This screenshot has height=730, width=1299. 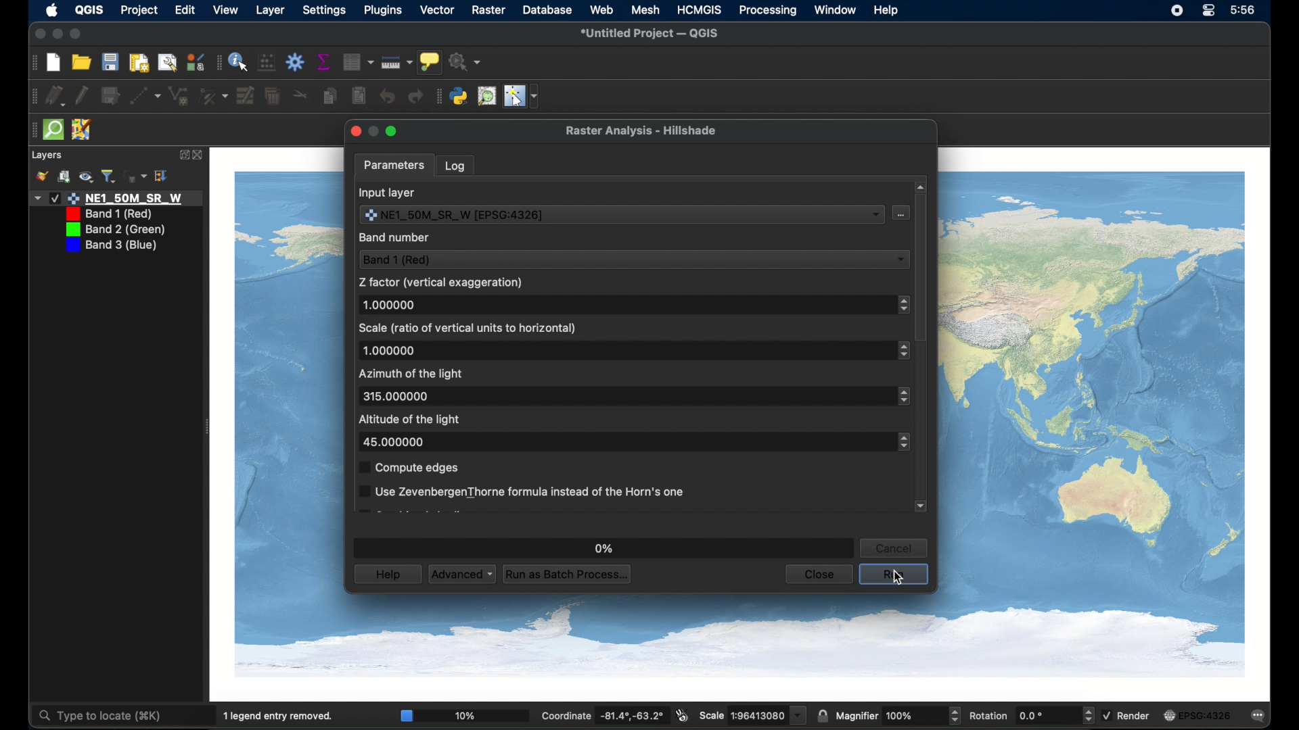 I want to click on 1 legend entry removed, so click(x=280, y=715).